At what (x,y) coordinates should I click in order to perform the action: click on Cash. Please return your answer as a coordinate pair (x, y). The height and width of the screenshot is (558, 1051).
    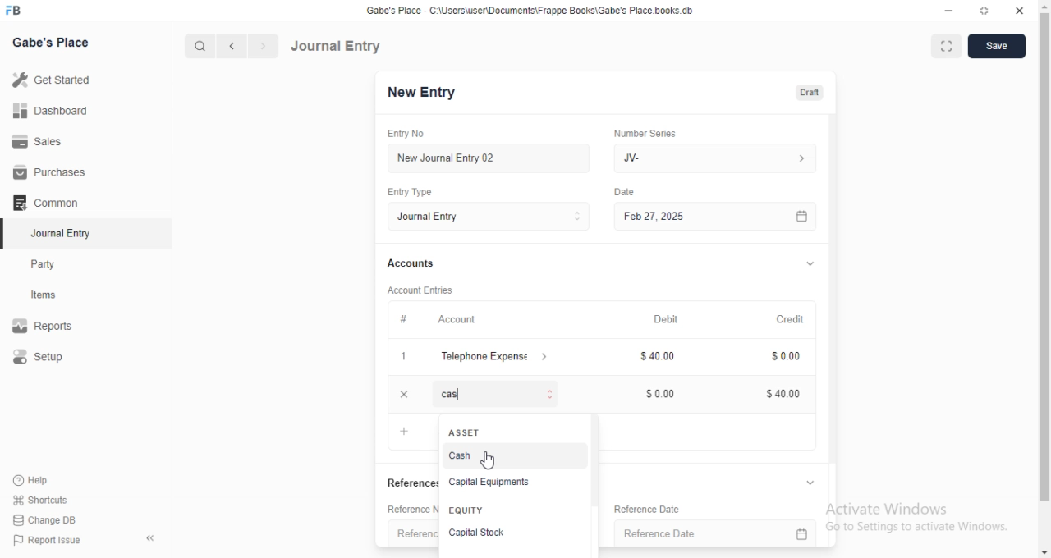
    Looking at the image, I should click on (462, 455).